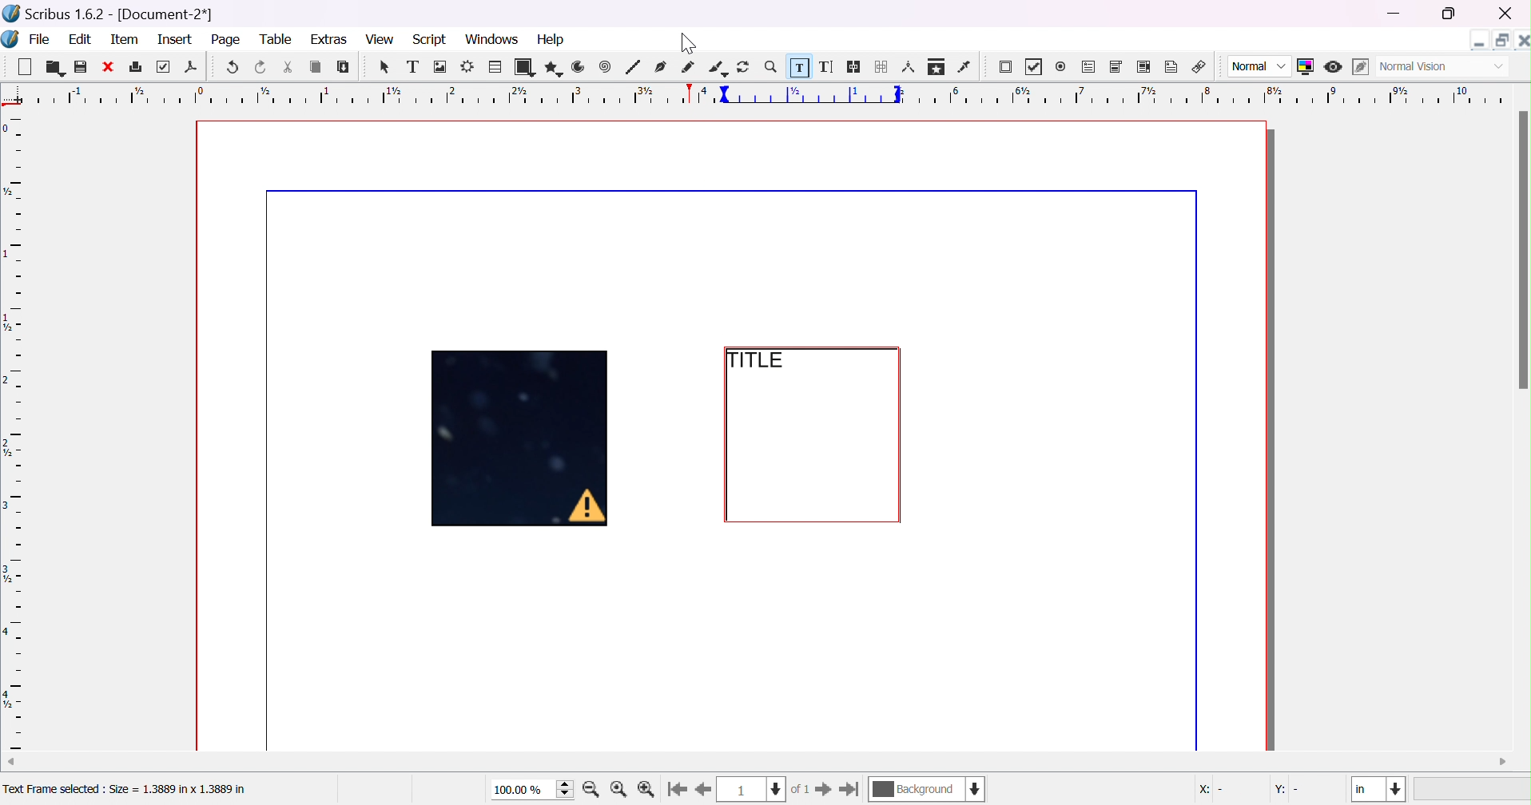 The image size is (1531, 805). Describe the element at coordinates (1089, 67) in the screenshot. I see `PDF text field` at that location.